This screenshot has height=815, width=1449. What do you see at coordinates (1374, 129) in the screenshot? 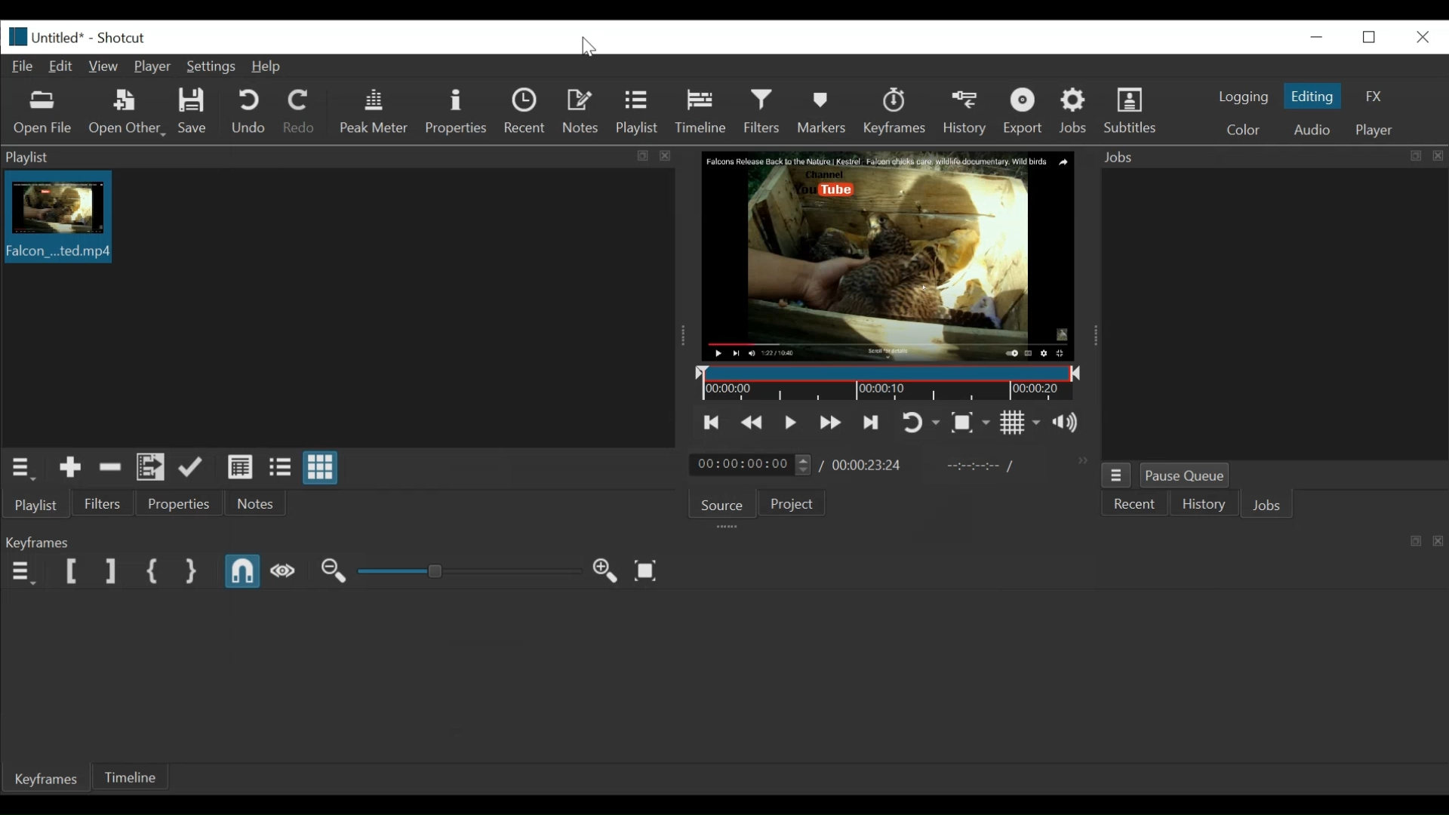
I see `Player` at bounding box center [1374, 129].